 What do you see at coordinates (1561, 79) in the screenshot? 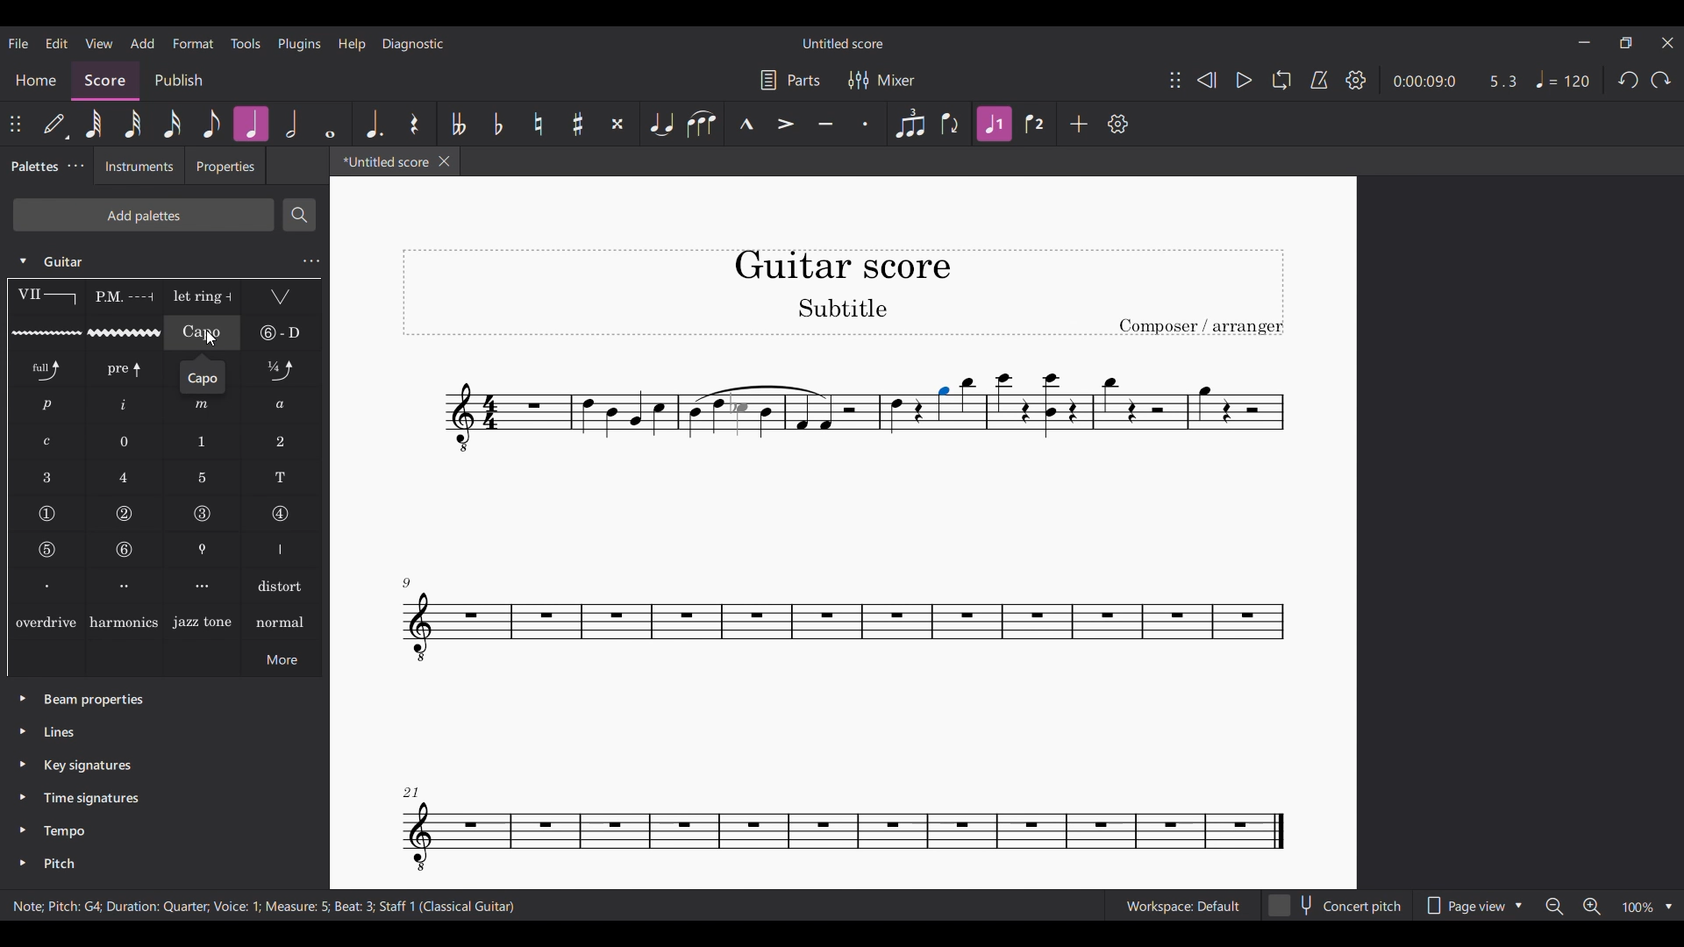
I see `Tempo` at bounding box center [1561, 79].